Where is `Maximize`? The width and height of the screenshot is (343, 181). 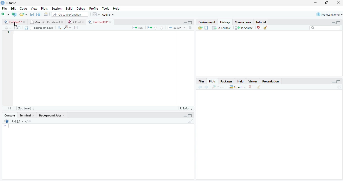
Maximize is located at coordinates (190, 23).